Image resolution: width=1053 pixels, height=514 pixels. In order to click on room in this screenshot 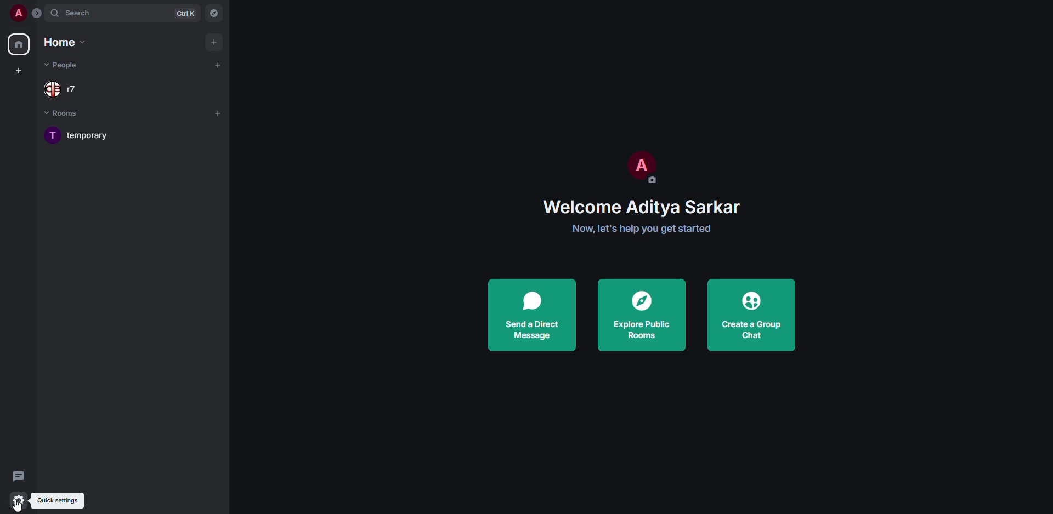, I will do `click(92, 135)`.